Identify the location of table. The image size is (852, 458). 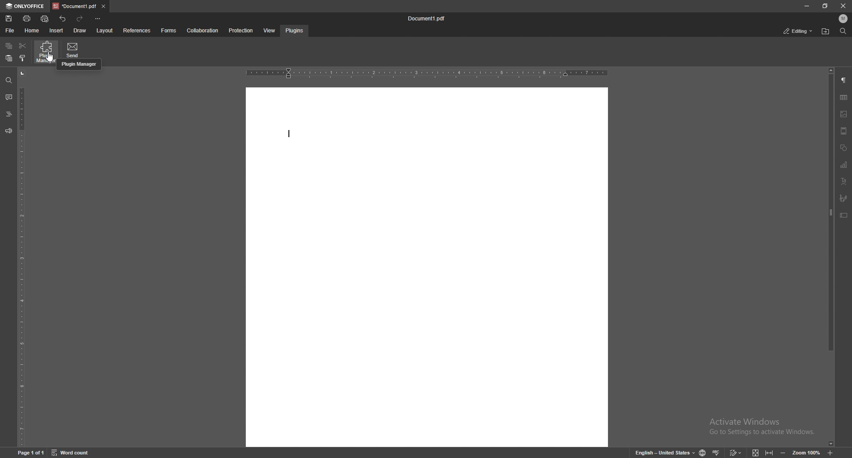
(844, 98).